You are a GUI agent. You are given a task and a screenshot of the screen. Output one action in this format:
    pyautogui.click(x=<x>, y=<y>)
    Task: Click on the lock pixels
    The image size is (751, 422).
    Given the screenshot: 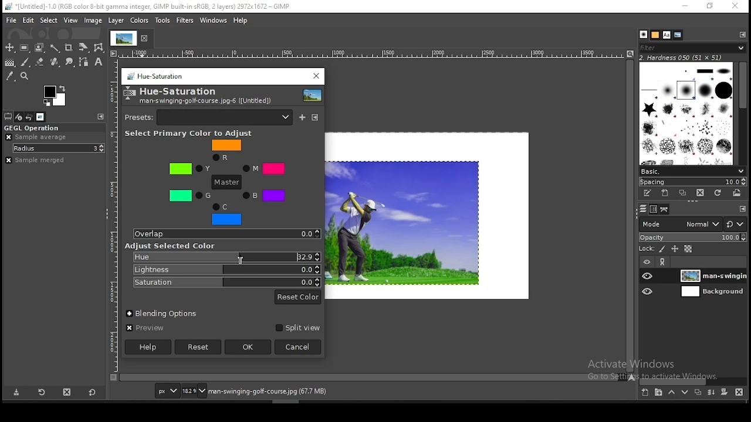 What is the action you would take?
    pyautogui.click(x=662, y=249)
    